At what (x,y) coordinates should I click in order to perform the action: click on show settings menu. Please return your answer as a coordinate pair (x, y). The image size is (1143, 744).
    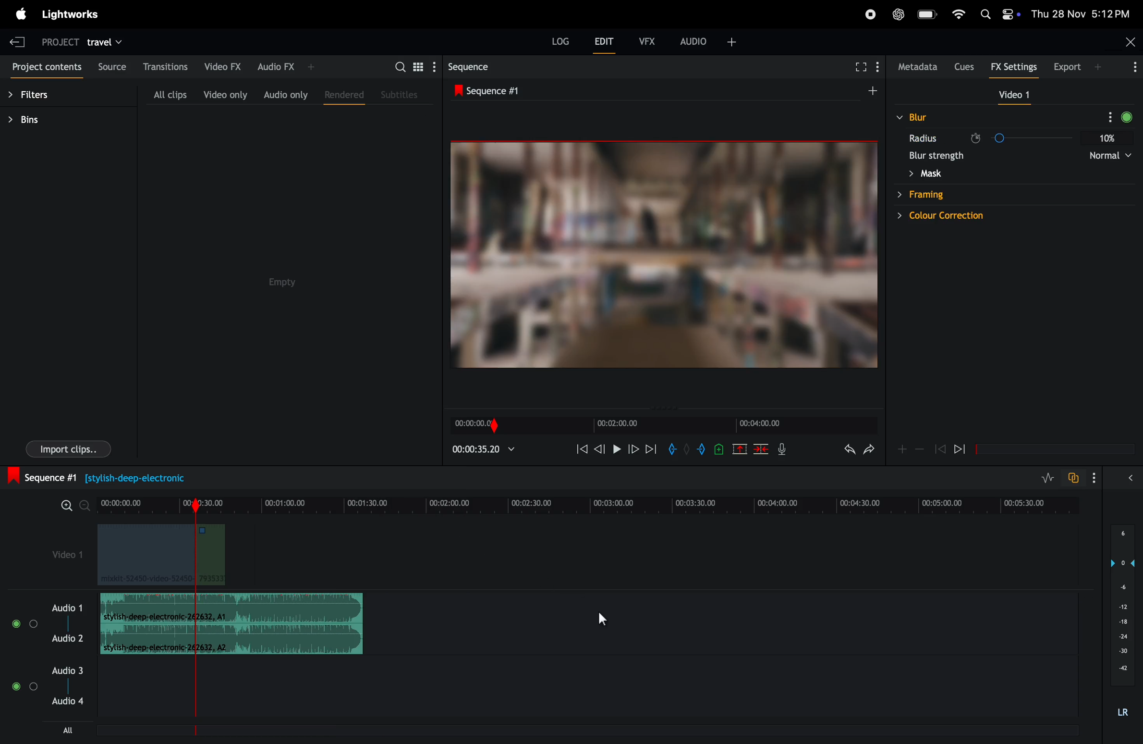
    Looking at the image, I should click on (434, 67).